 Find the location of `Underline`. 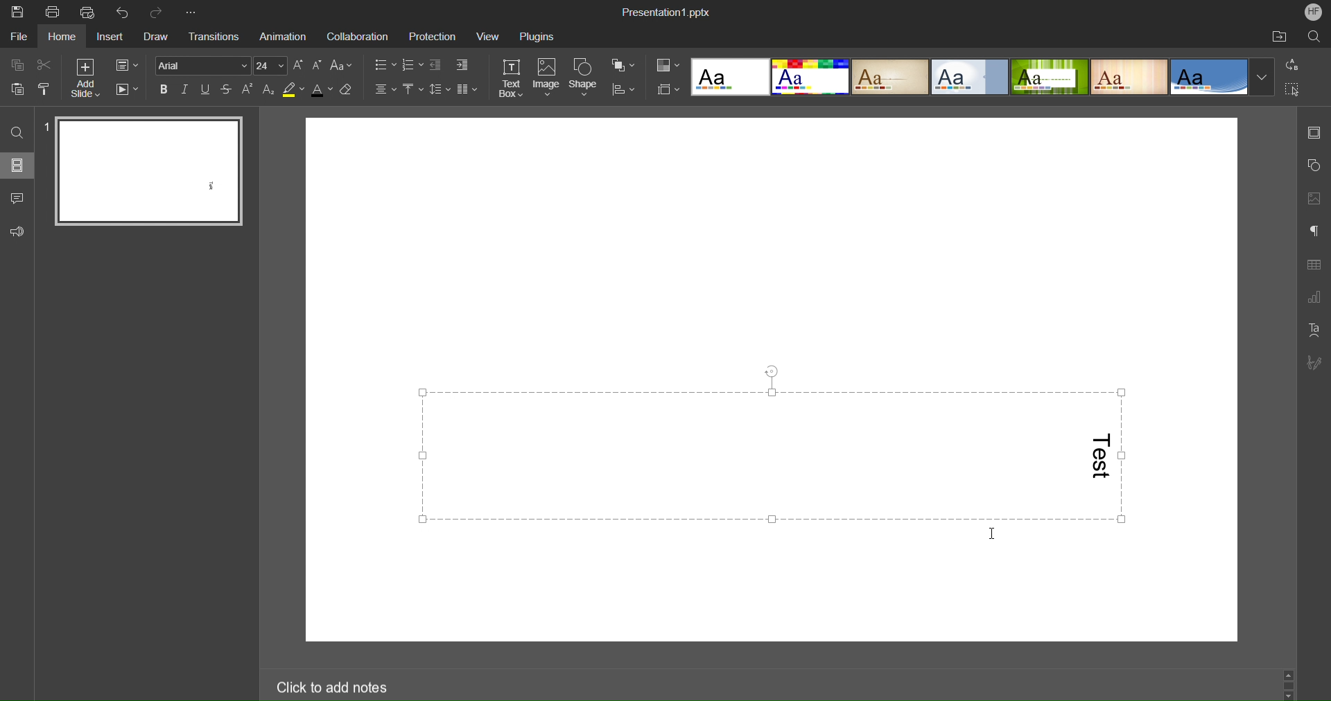

Underline is located at coordinates (207, 89).